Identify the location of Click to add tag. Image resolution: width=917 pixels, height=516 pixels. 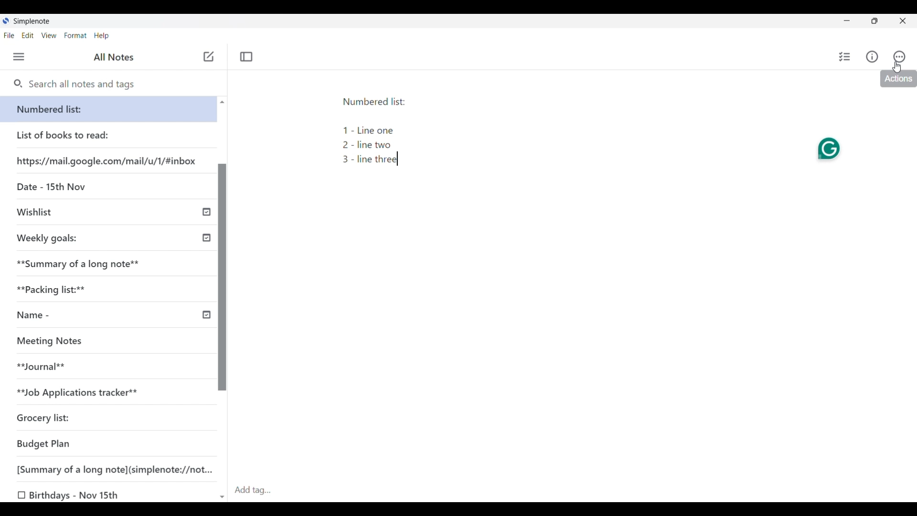
(574, 491).